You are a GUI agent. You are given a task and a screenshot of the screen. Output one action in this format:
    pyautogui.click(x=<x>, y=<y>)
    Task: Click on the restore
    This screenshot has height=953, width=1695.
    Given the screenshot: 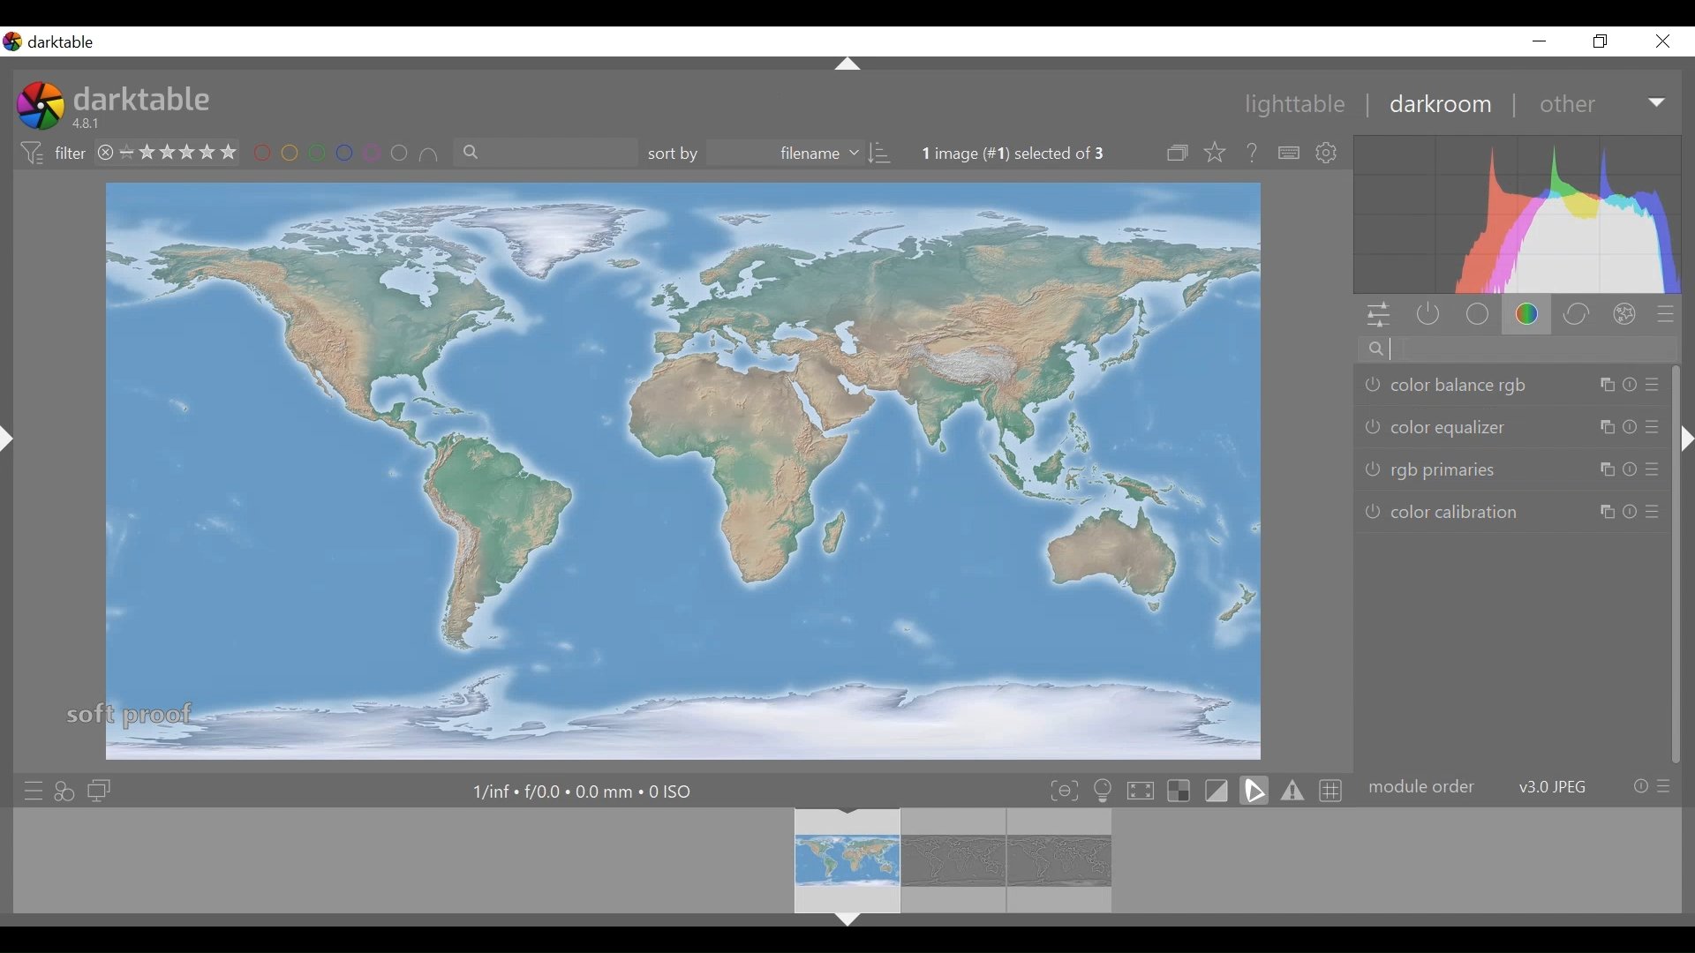 What is the action you would take?
    pyautogui.click(x=1604, y=43)
    